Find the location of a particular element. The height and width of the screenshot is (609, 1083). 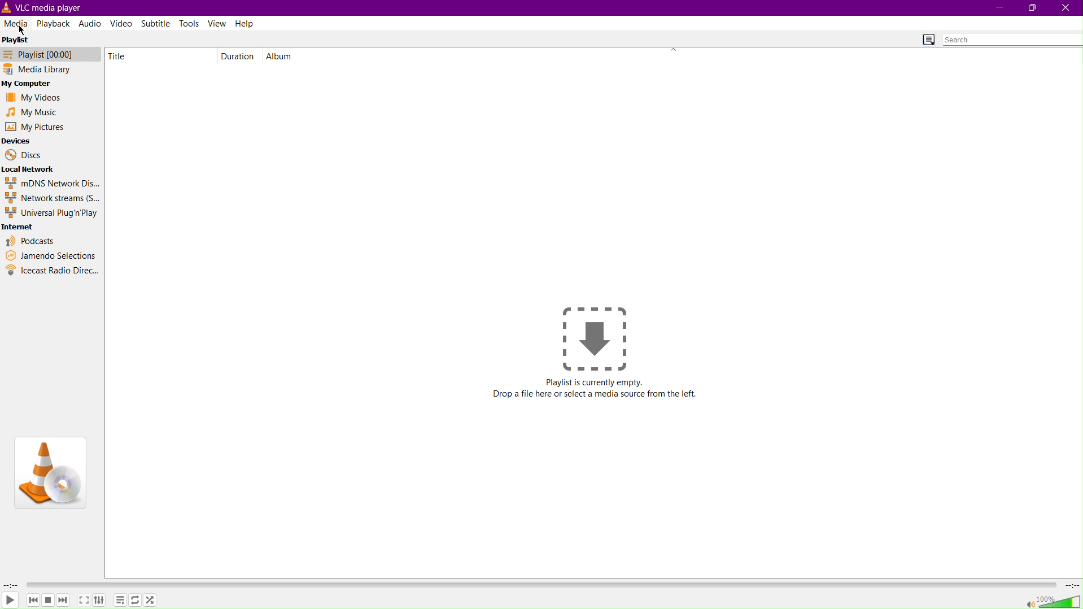

Tools is located at coordinates (190, 23).